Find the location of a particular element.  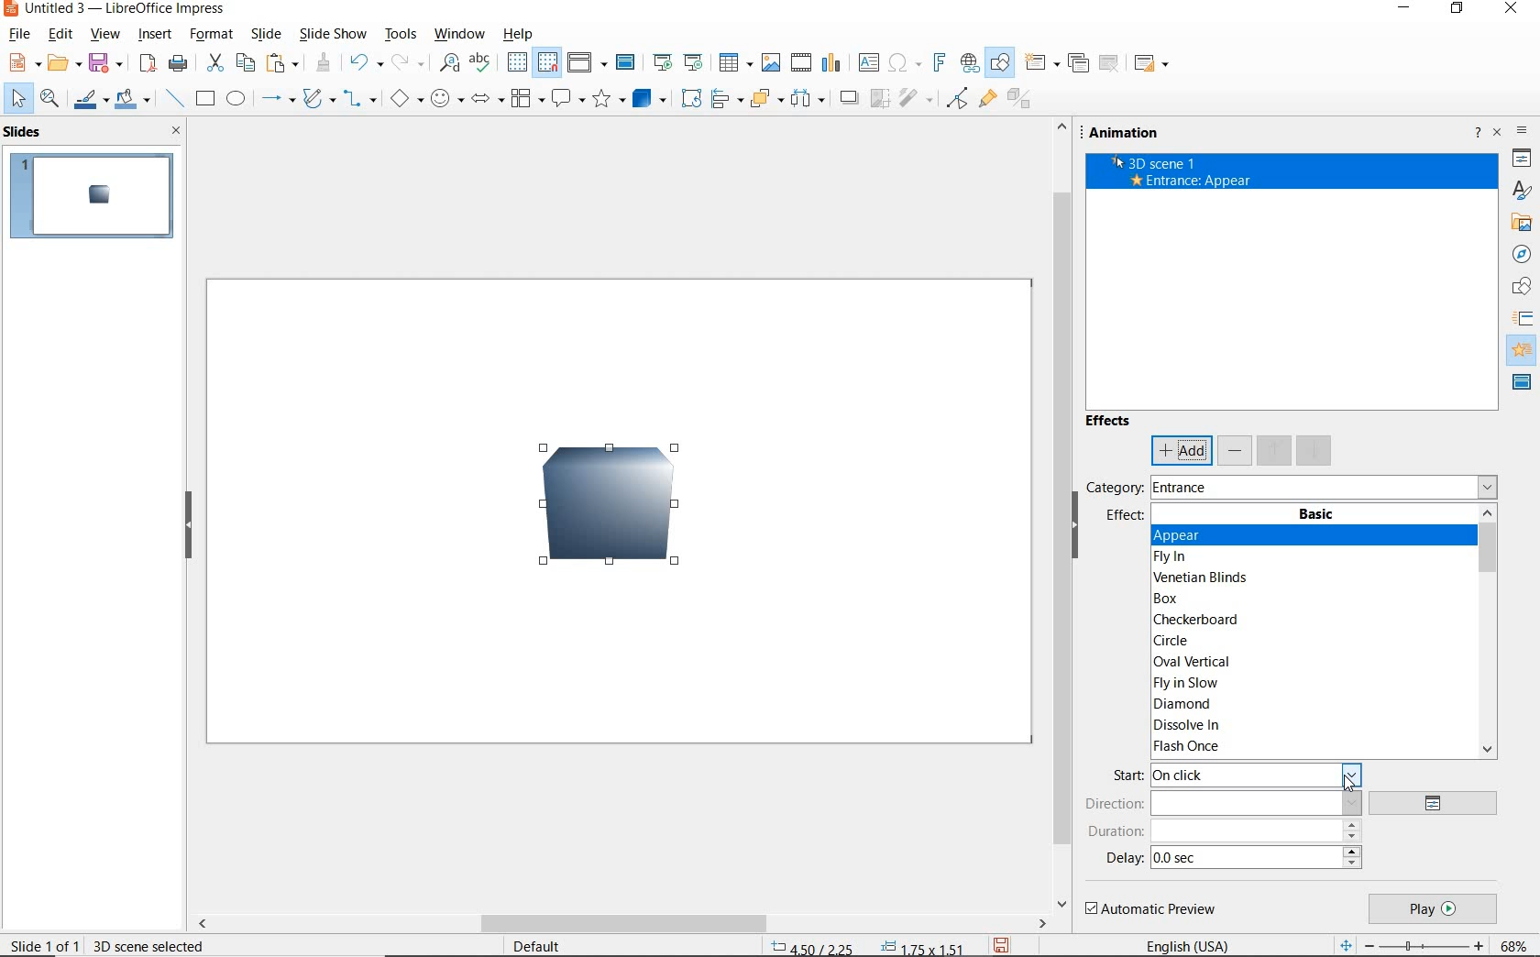

insert is located at coordinates (155, 35).